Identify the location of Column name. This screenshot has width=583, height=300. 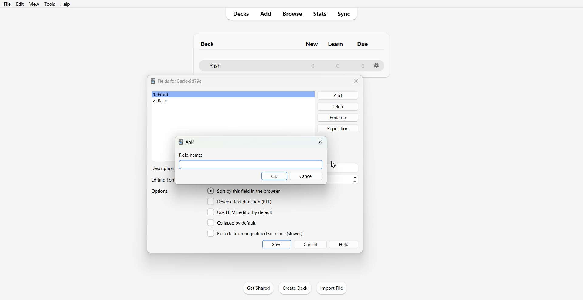
(312, 44).